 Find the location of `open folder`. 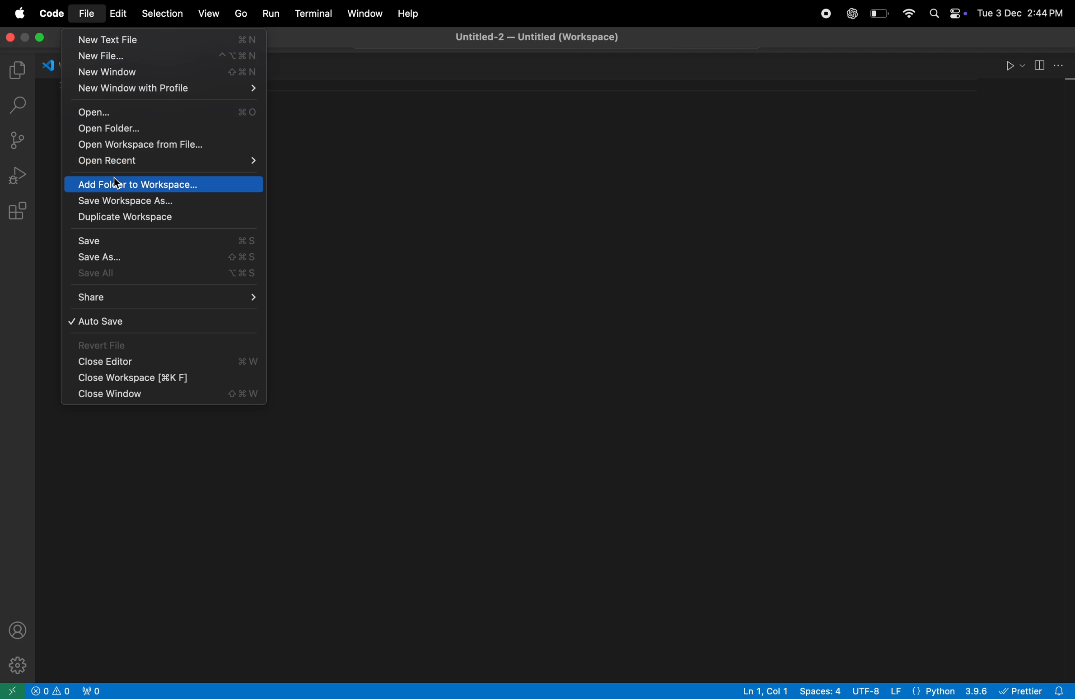

open folder is located at coordinates (165, 129).